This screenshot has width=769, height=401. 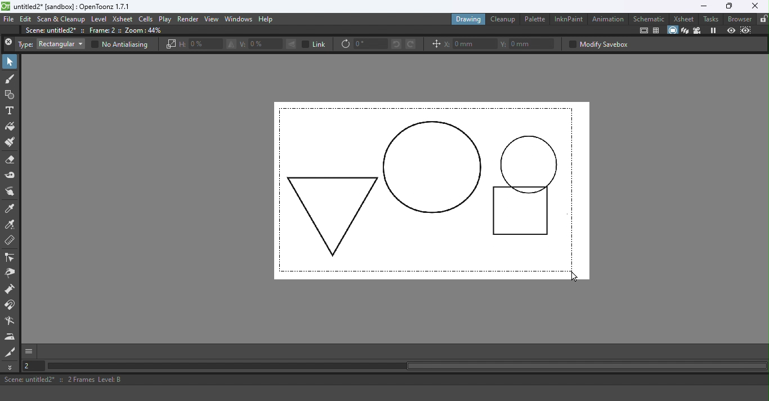 What do you see at coordinates (25, 44) in the screenshot?
I see `Type` at bounding box center [25, 44].